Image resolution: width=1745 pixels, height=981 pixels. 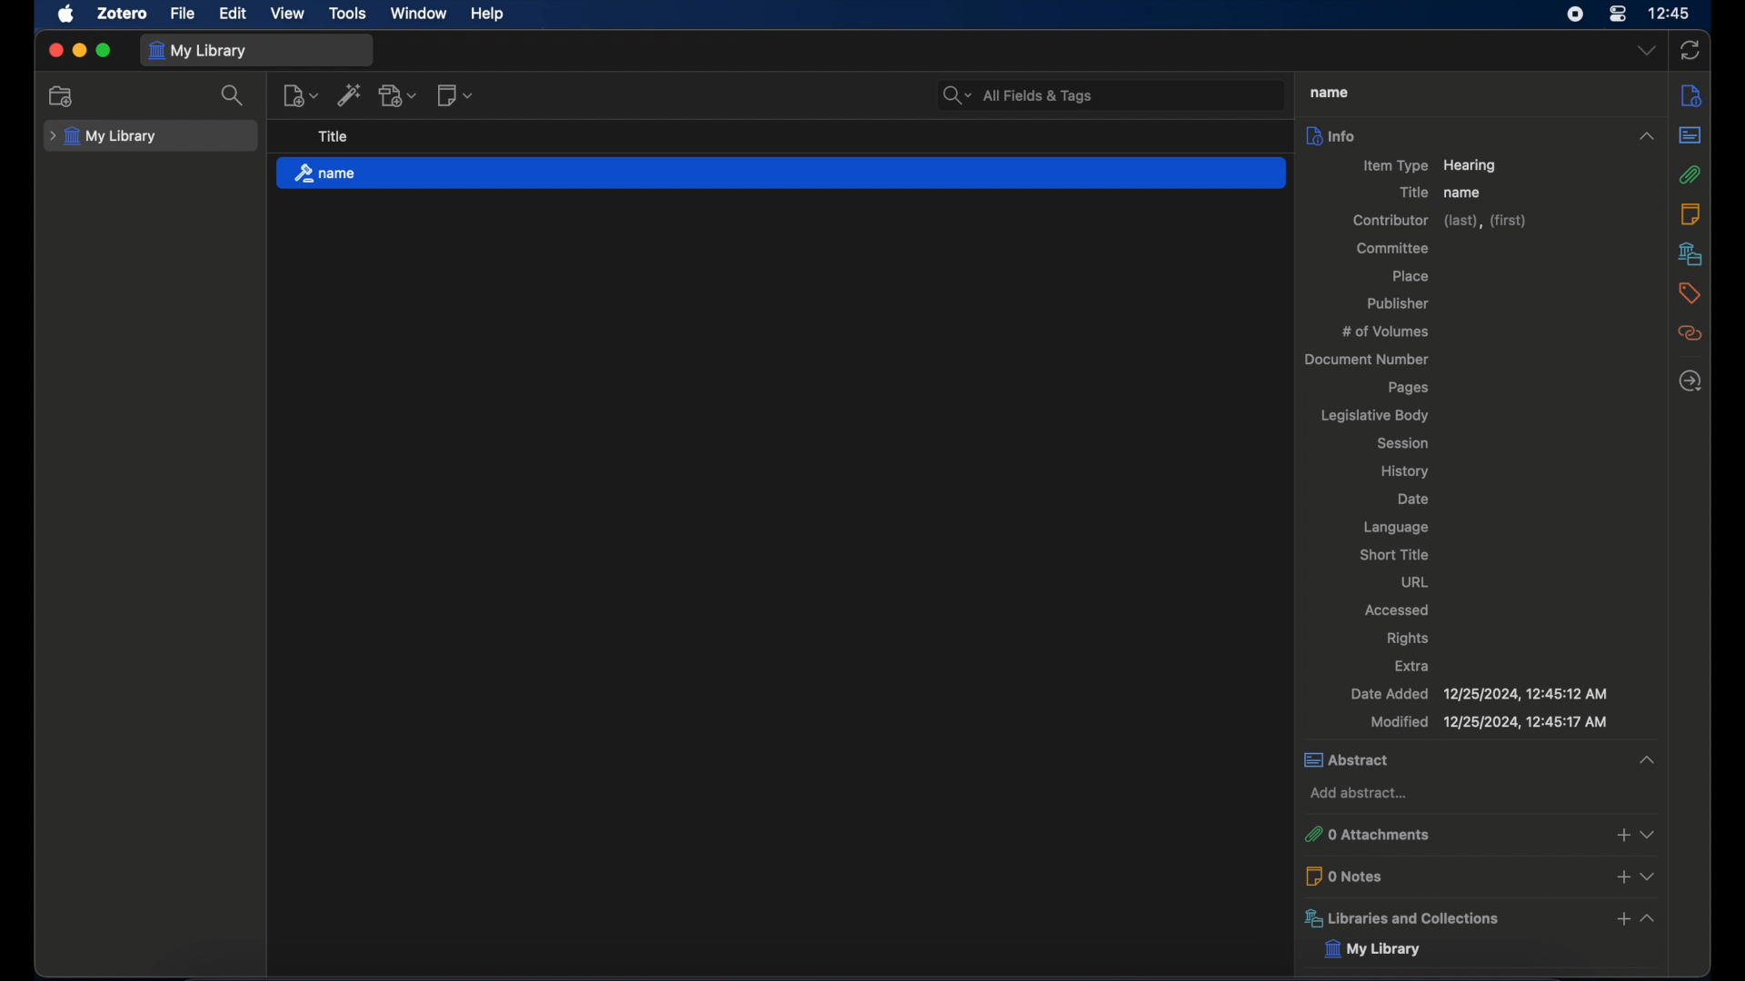 What do you see at coordinates (1478, 693) in the screenshot?
I see `date added` at bounding box center [1478, 693].